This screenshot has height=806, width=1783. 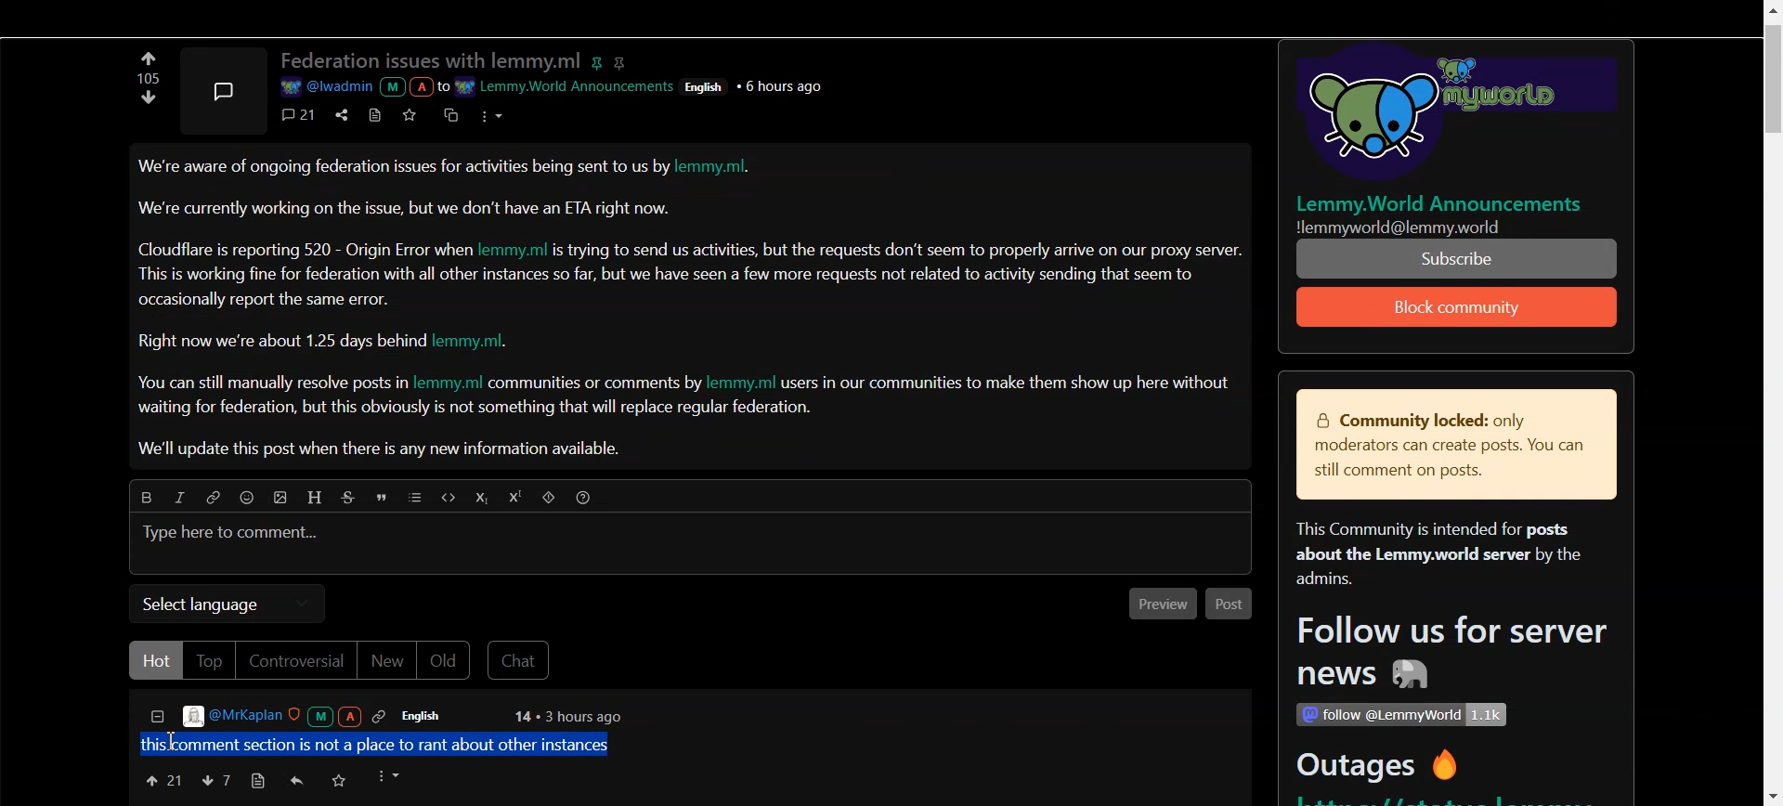 What do you see at coordinates (446, 497) in the screenshot?
I see `Code` at bounding box center [446, 497].